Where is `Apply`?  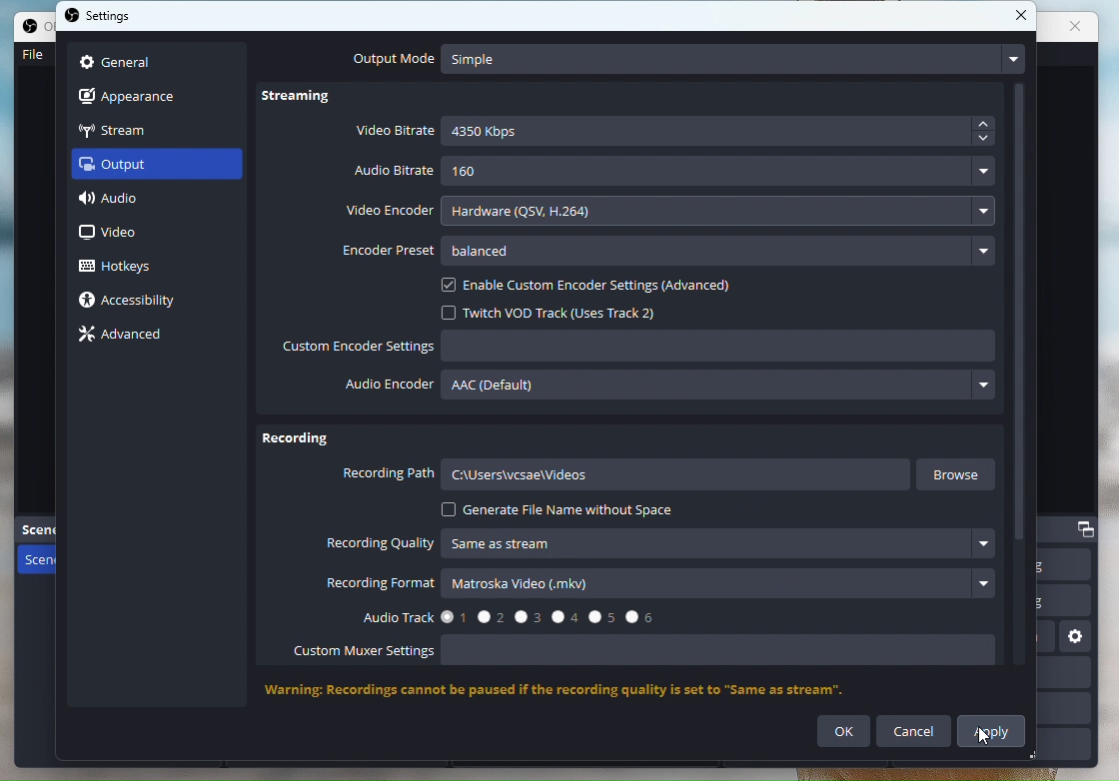
Apply is located at coordinates (997, 734).